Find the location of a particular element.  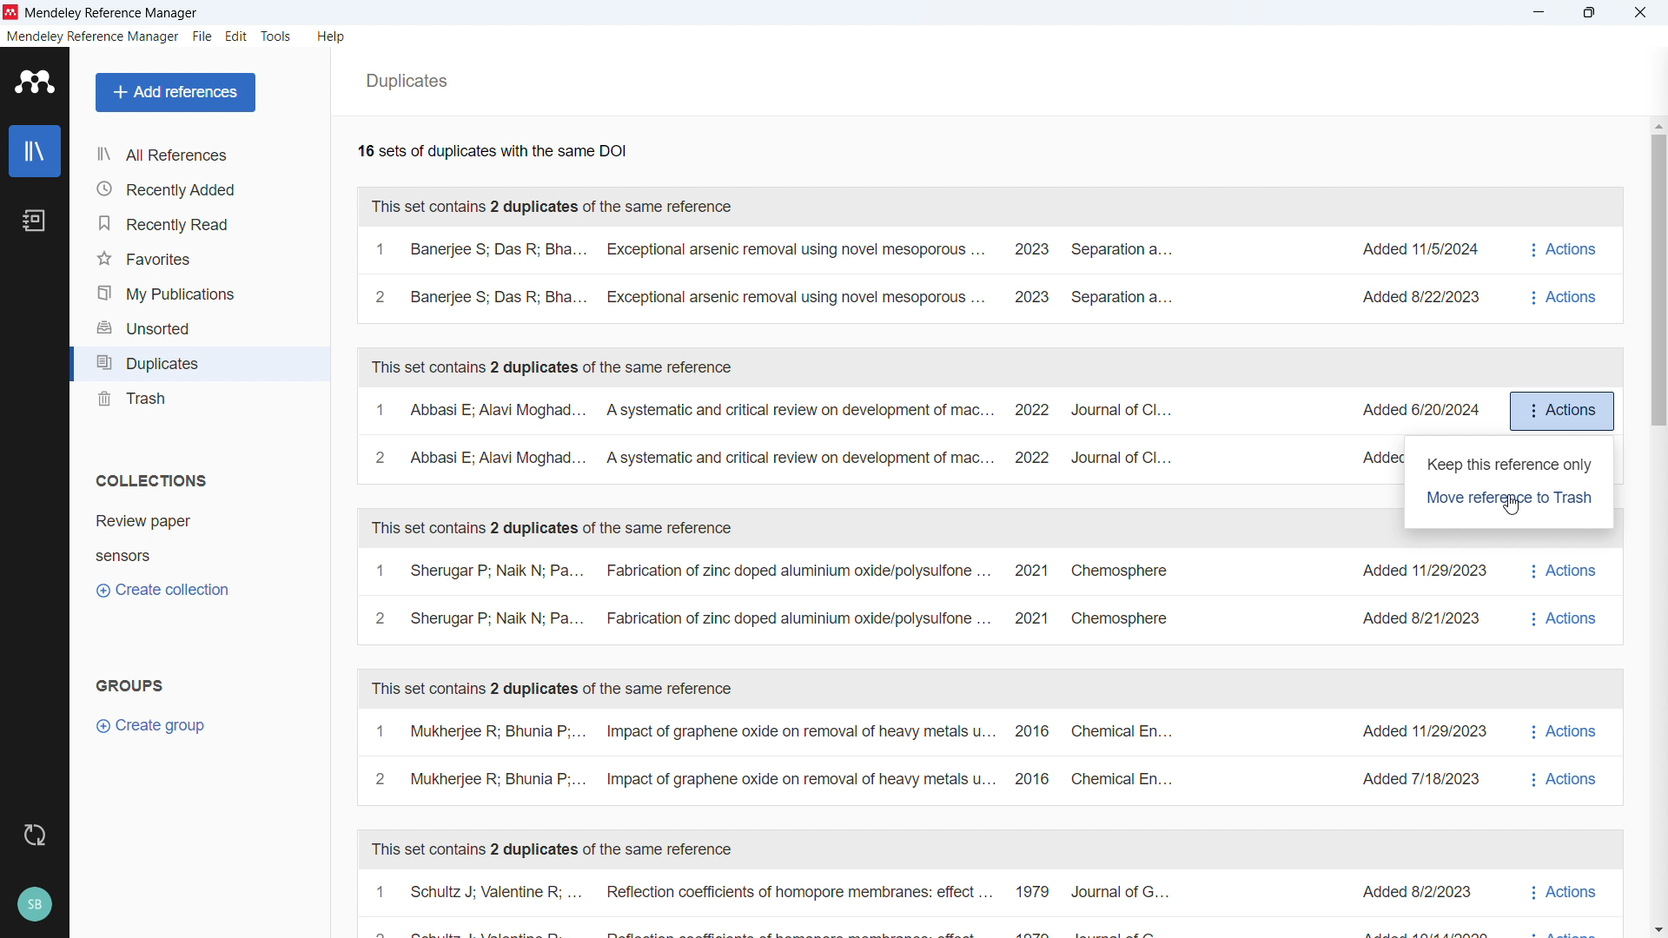

Scroll down  is located at coordinates (1658, 928).